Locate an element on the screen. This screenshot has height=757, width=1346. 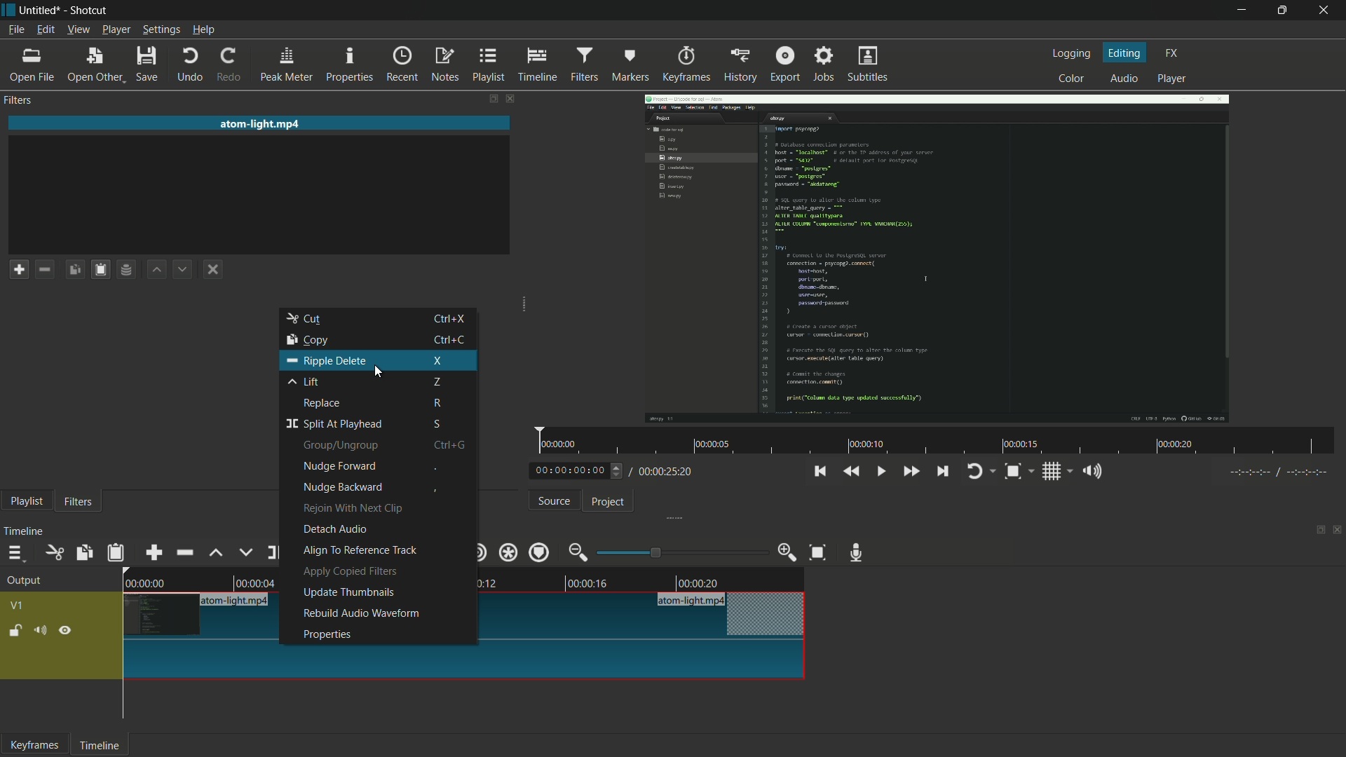
total time is located at coordinates (663, 472).